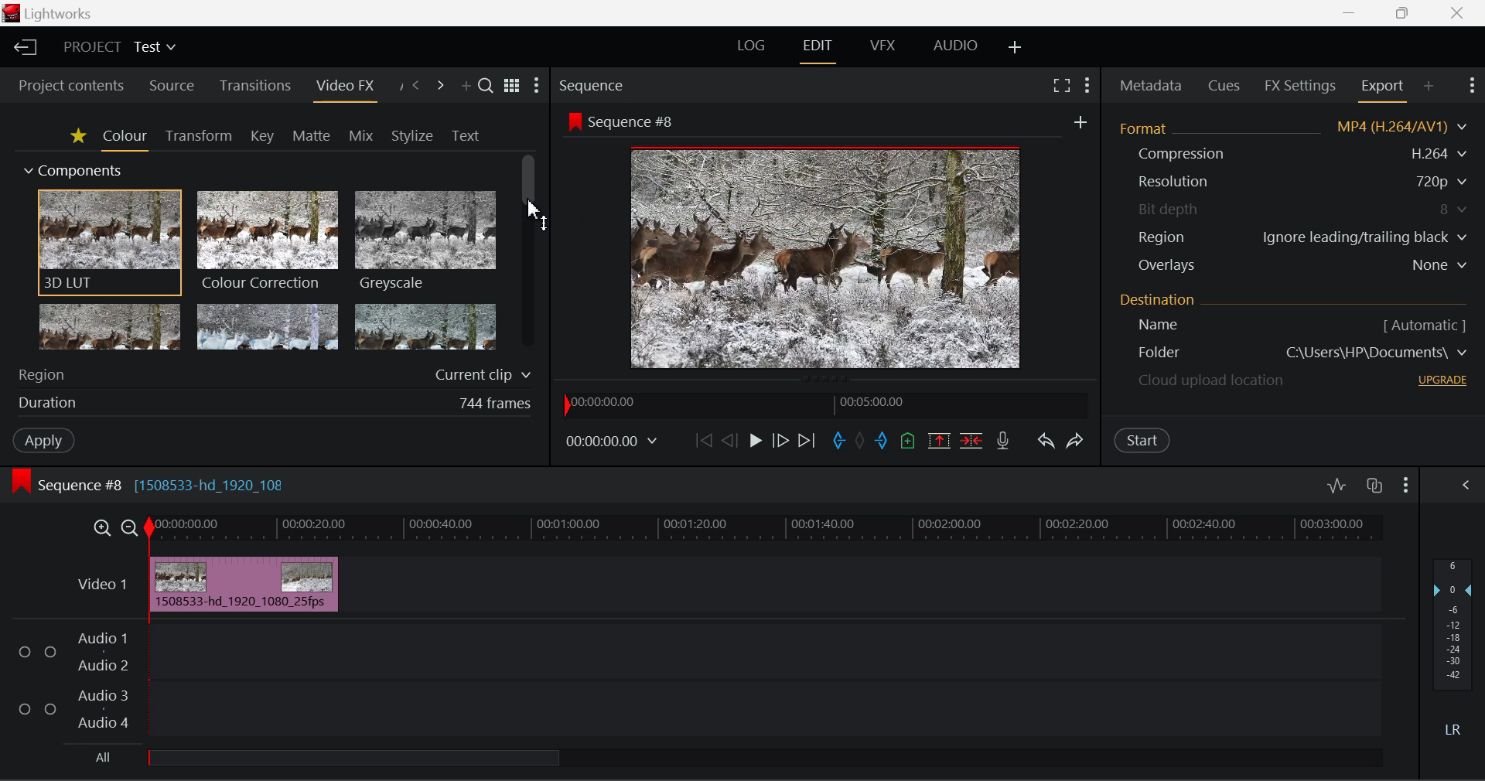 The height and width of the screenshot is (781, 1485). What do you see at coordinates (1060, 88) in the screenshot?
I see `Full Screen` at bounding box center [1060, 88].